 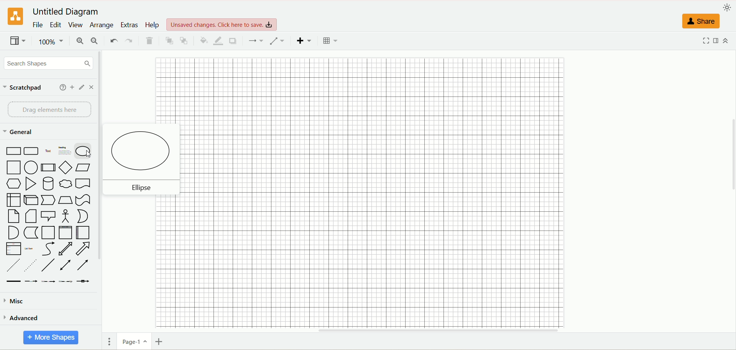 I want to click on tape, so click(x=82, y=199).